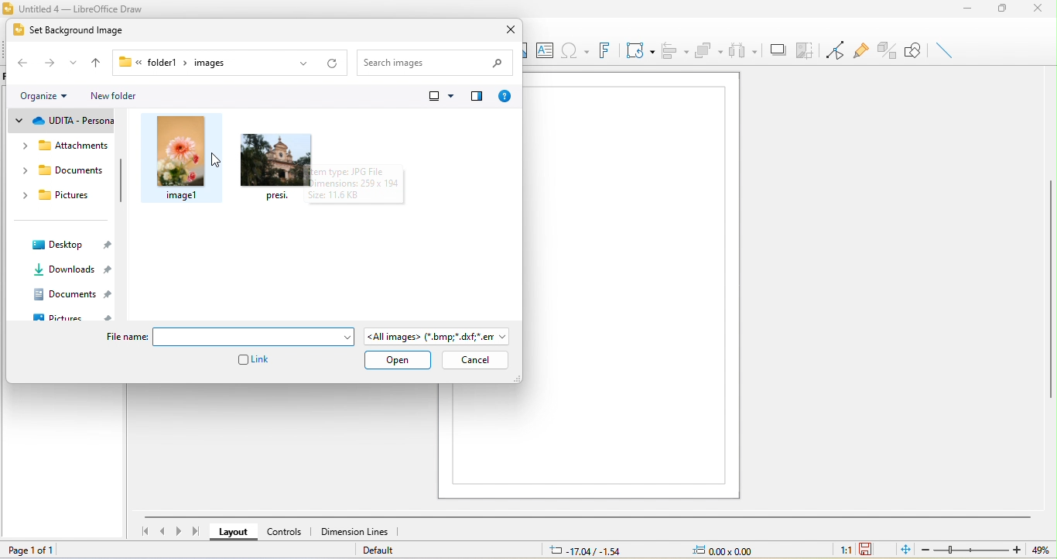 The image size is (1057, 559). What do you see at coordinates (70, 63) in the screenshot?
I see `recent location` at bounding box center [70, 63].